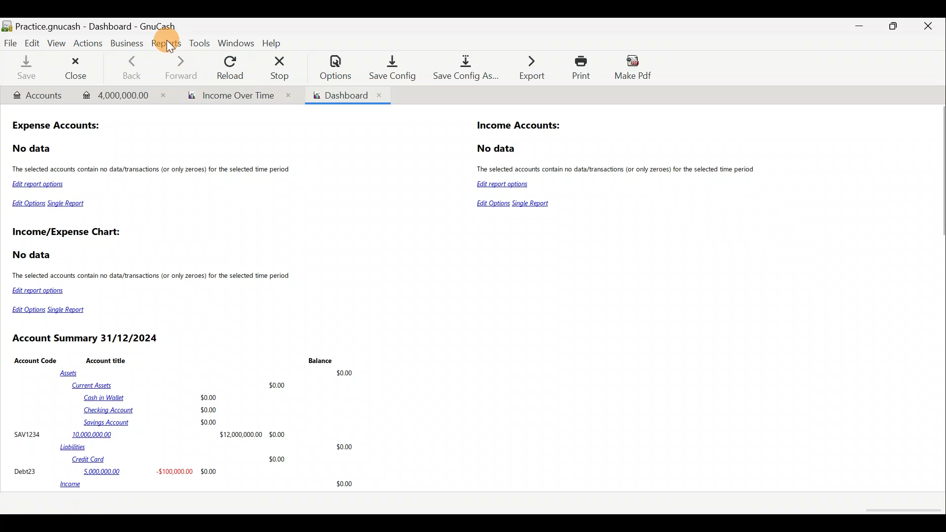 Image resolution: width=946 pixels, height=532 pixels. Describe the element at coordinates (40, 185) in the screenshot. I see `Edit report options` at that location.